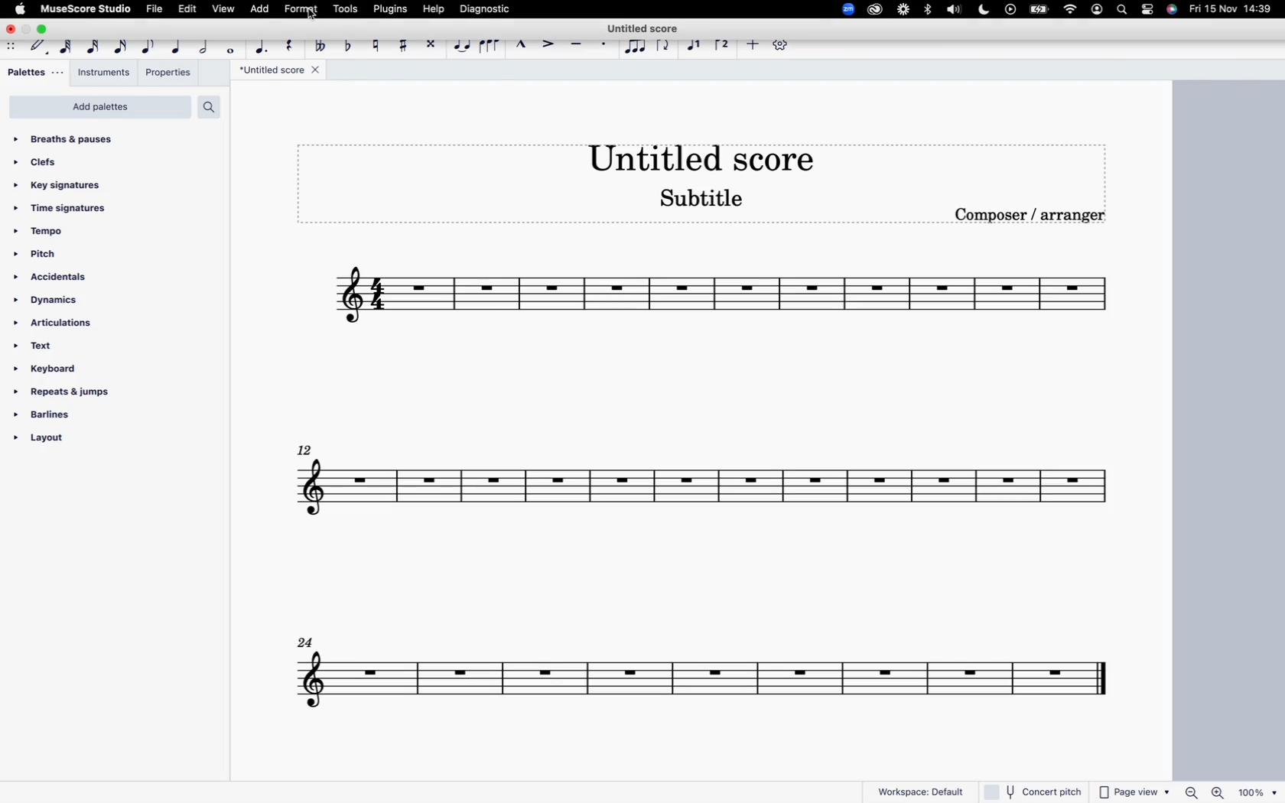  What do you see at coordinates (1037, 790) in the screenshot?
I see `concert pitch` at bounding box center [1037, 790].